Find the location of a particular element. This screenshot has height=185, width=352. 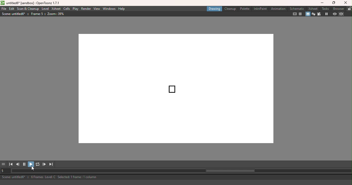

Scene information is located at coordinates (36, 14).